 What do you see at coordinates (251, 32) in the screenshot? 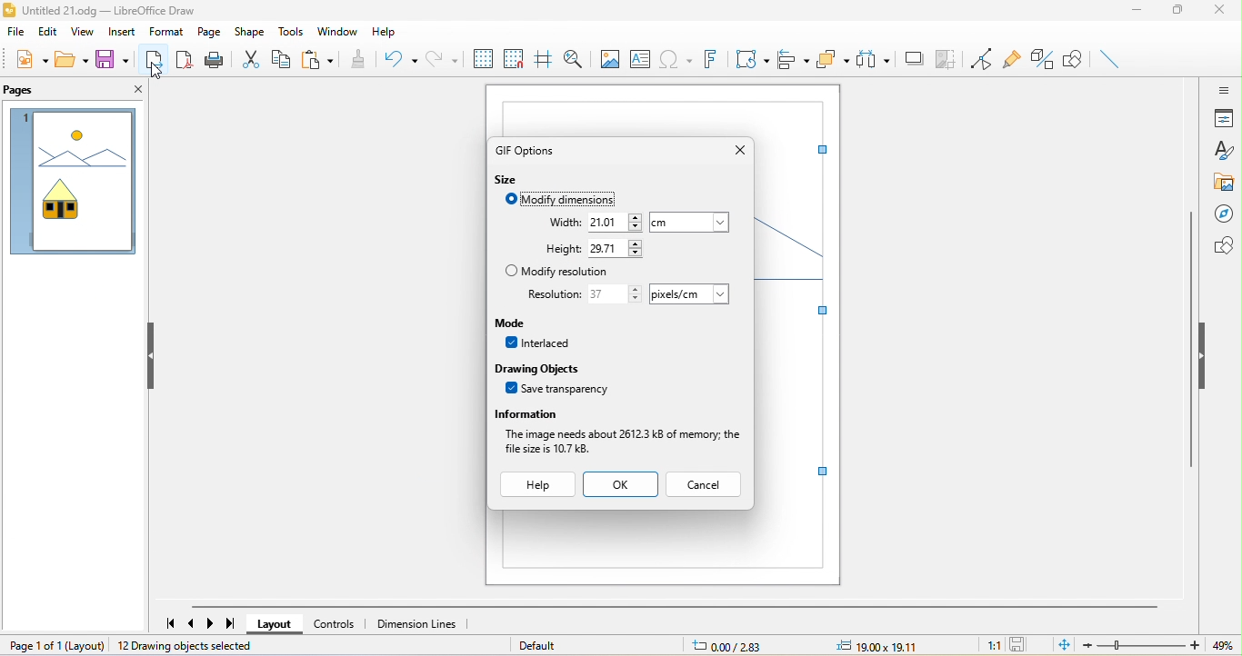
I see `shape` at bounding box center [251, 32].